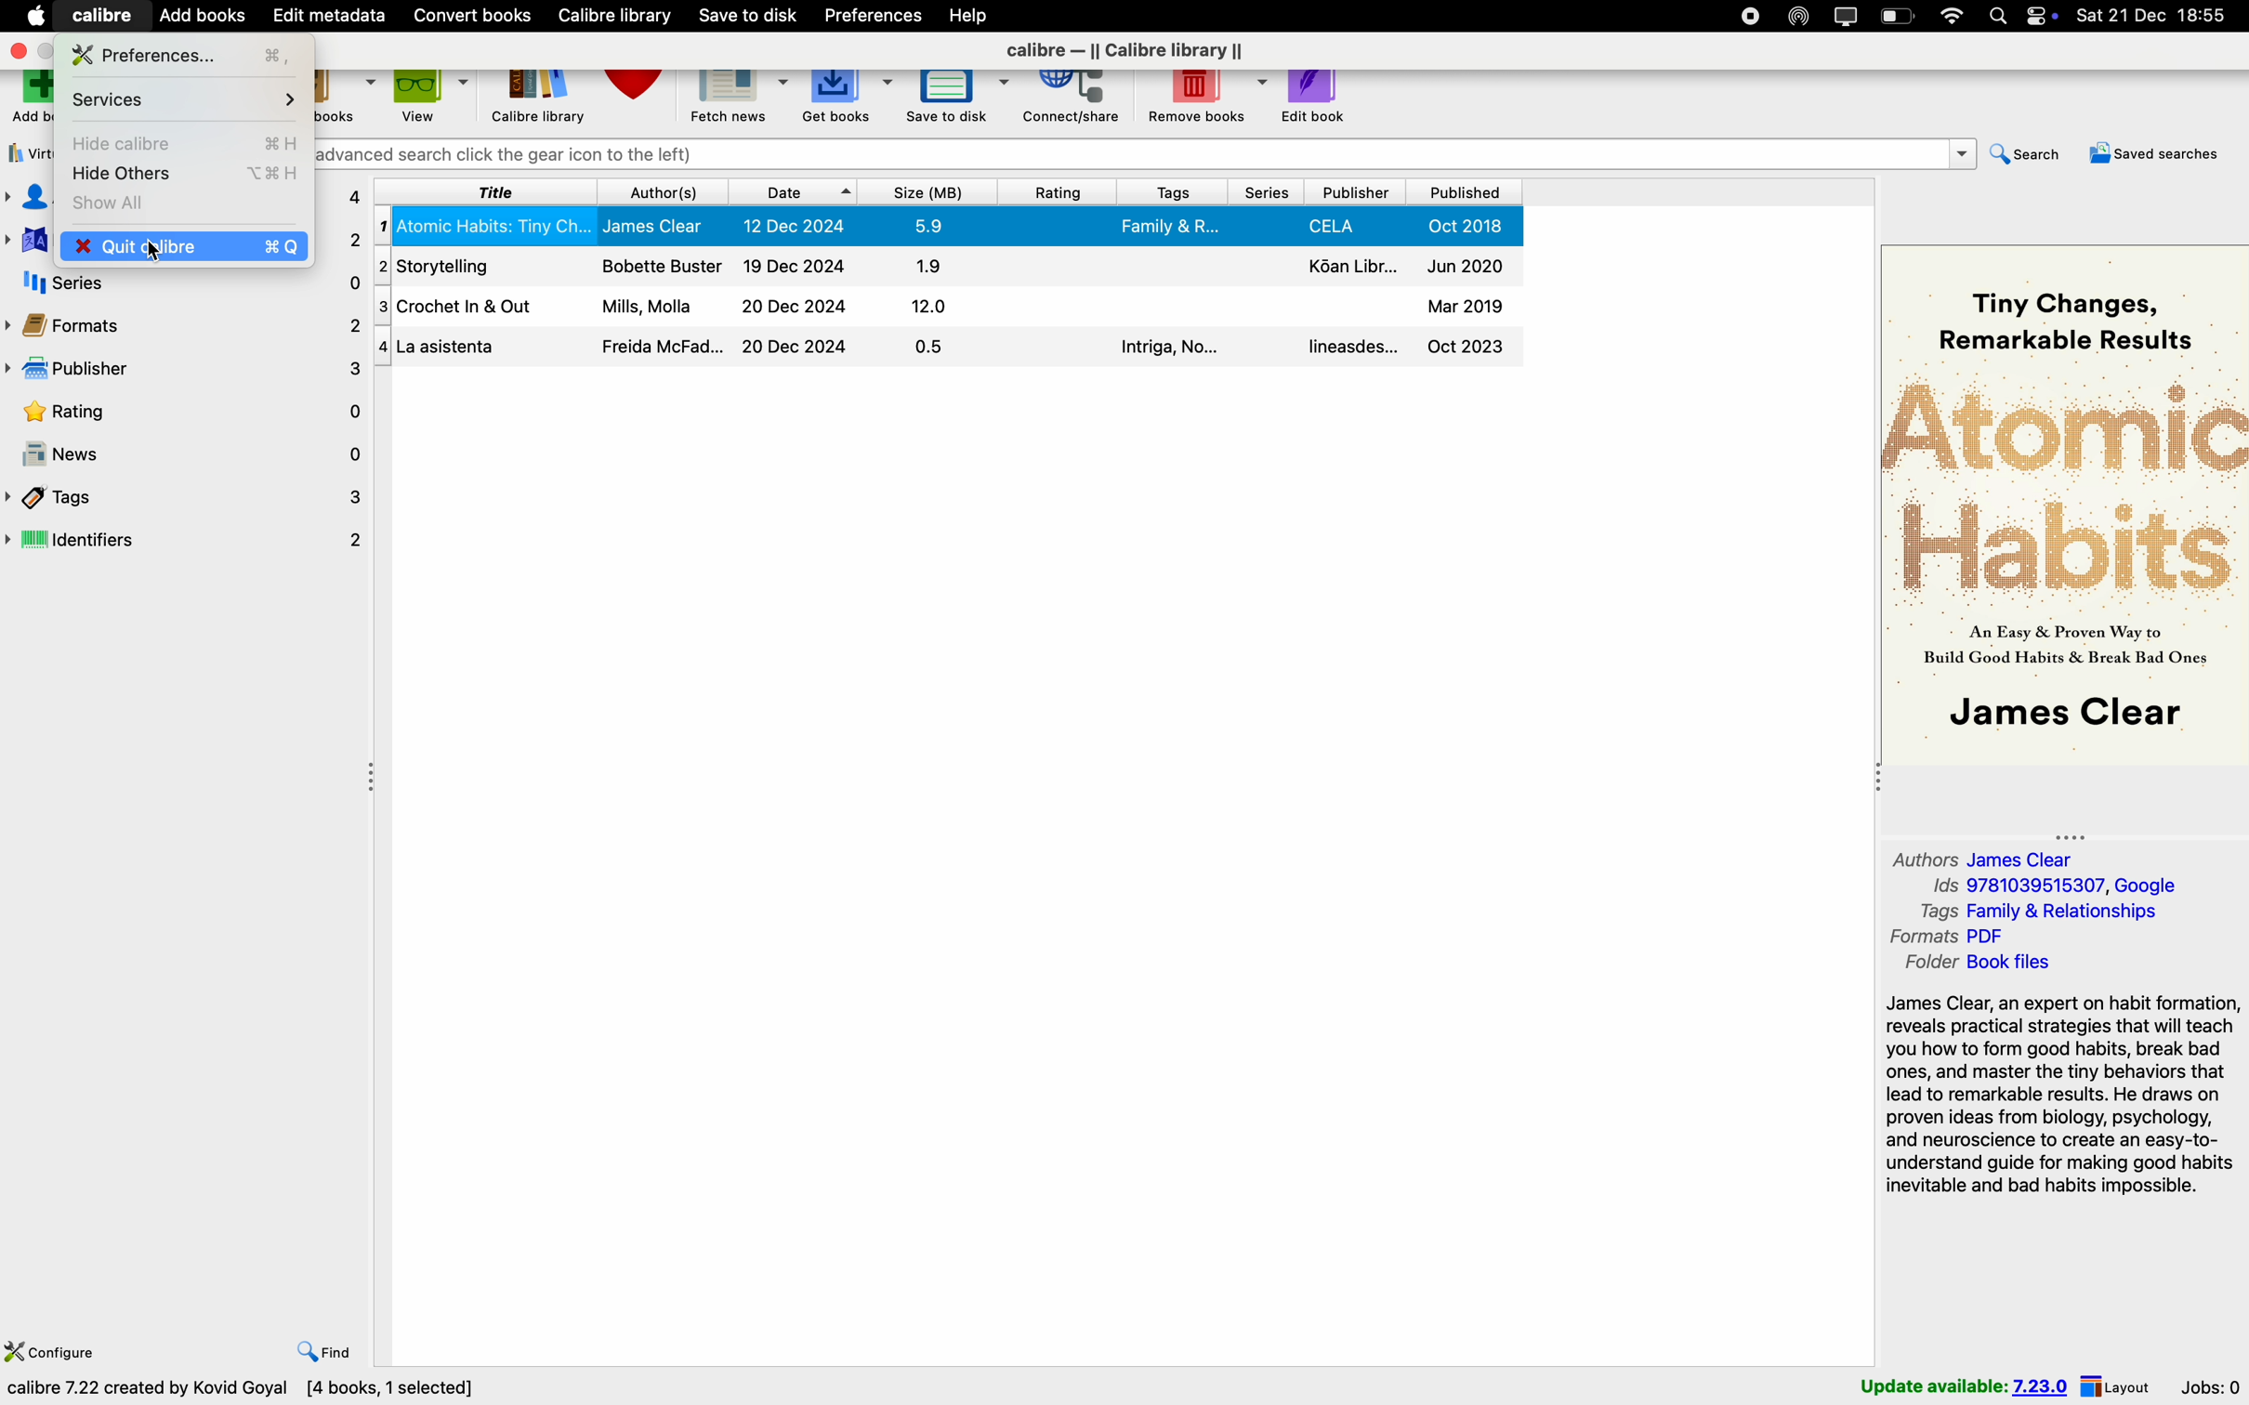  What do you see at coordinates (184, 497) in the screenshot?
I see `tags` at bounding box center [184, 497].